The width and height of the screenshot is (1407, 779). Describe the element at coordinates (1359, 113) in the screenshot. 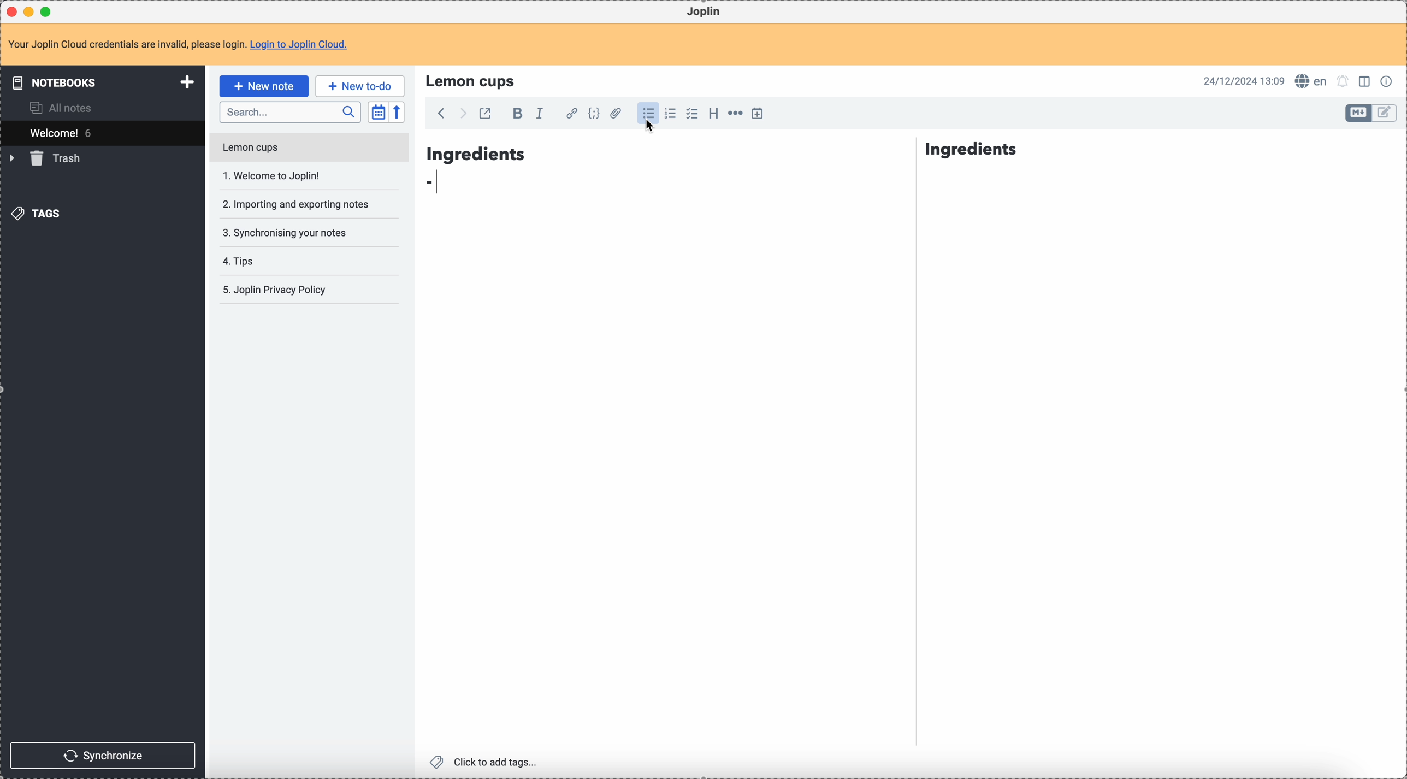

I see `toggle edit layout` at that location.